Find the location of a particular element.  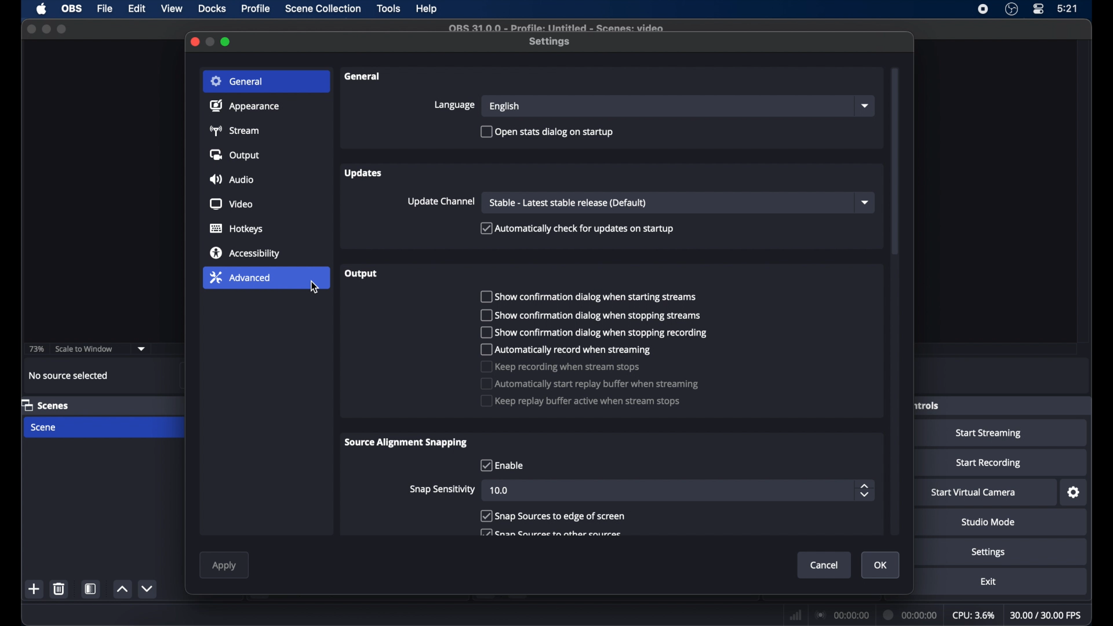

english is located at coordinates (505, 107).